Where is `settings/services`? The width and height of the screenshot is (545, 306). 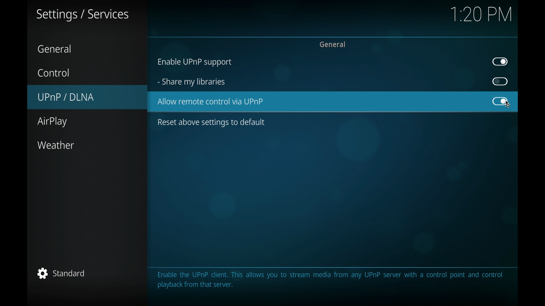
settings/services is located at coordinates (82, 15).